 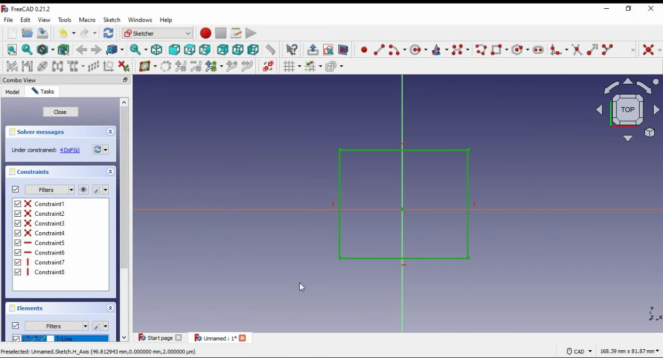 I want to click on model, so click(x=12, y=92).